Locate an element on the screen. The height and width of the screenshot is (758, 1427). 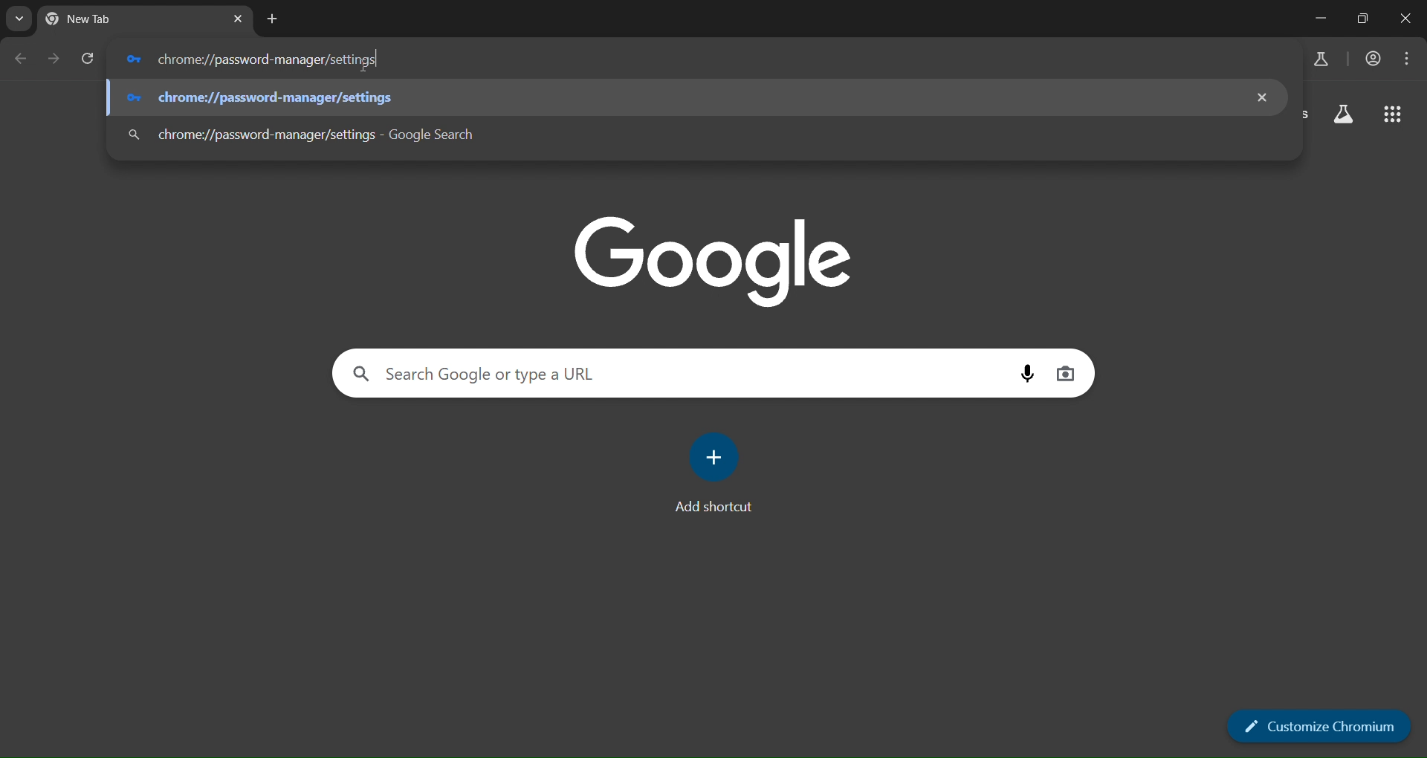
new tab is located at coordinates (273, 19).